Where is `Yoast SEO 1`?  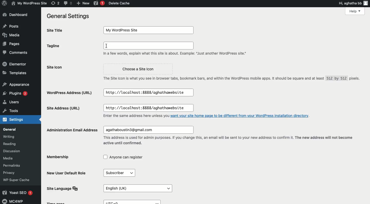
Yoast SEO 1 is located at coordinates (19, 192).